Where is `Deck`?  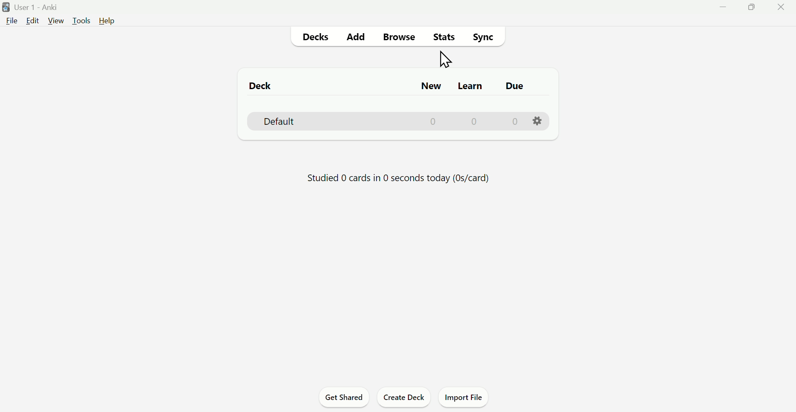
Deck is located at coordinates (261, 86).